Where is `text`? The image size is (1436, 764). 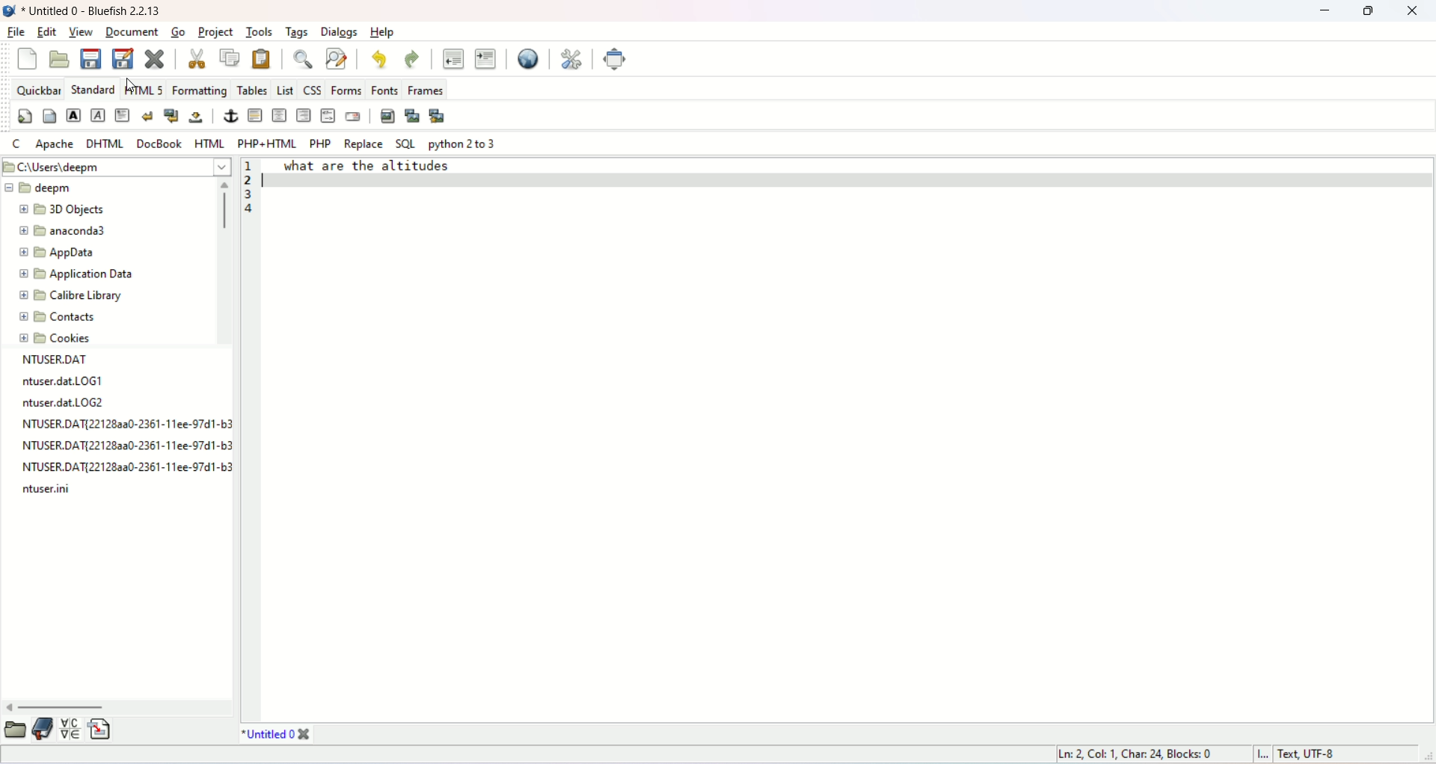 text is located at coordinates (123, 425).